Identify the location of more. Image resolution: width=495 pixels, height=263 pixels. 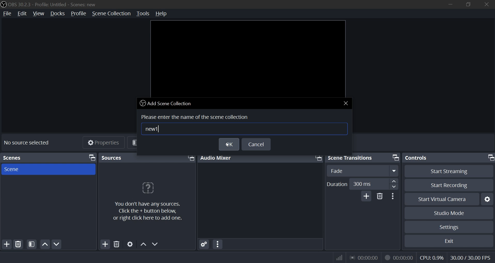
(394, 196).